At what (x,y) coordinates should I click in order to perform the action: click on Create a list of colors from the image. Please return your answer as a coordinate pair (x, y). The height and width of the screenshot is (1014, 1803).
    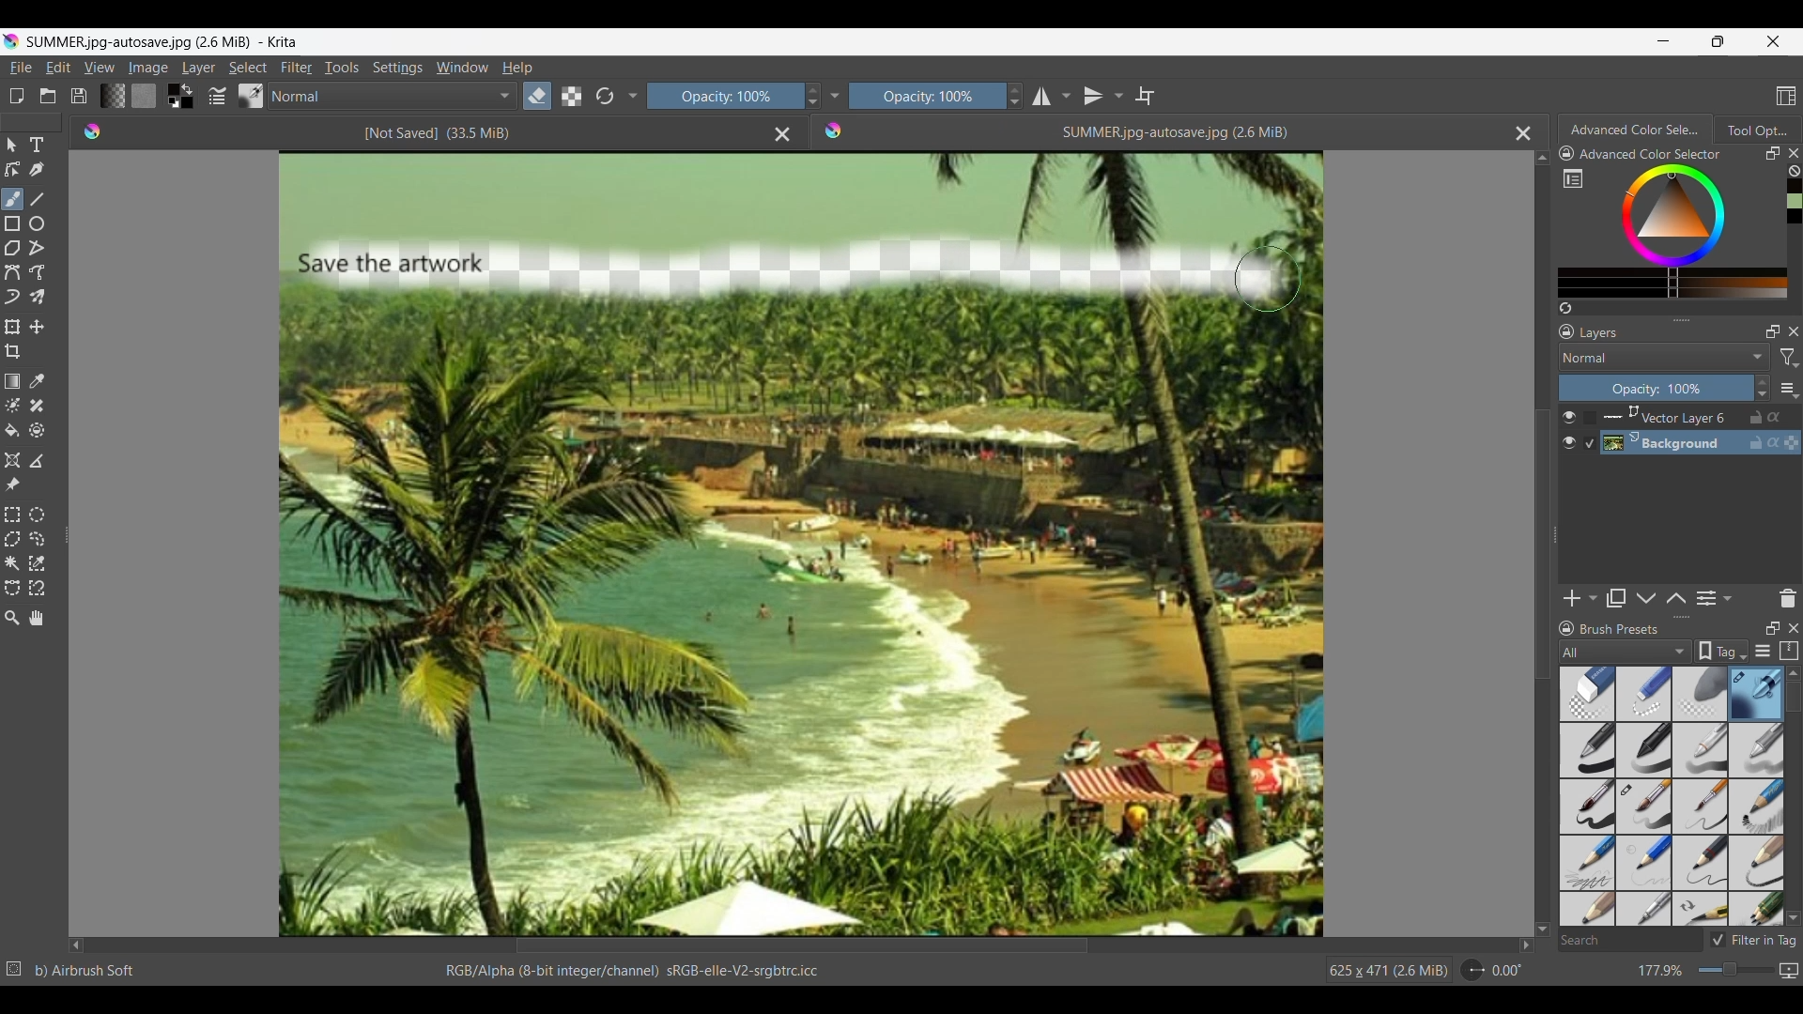
    Looking at the image, I should click on (1565, 308).